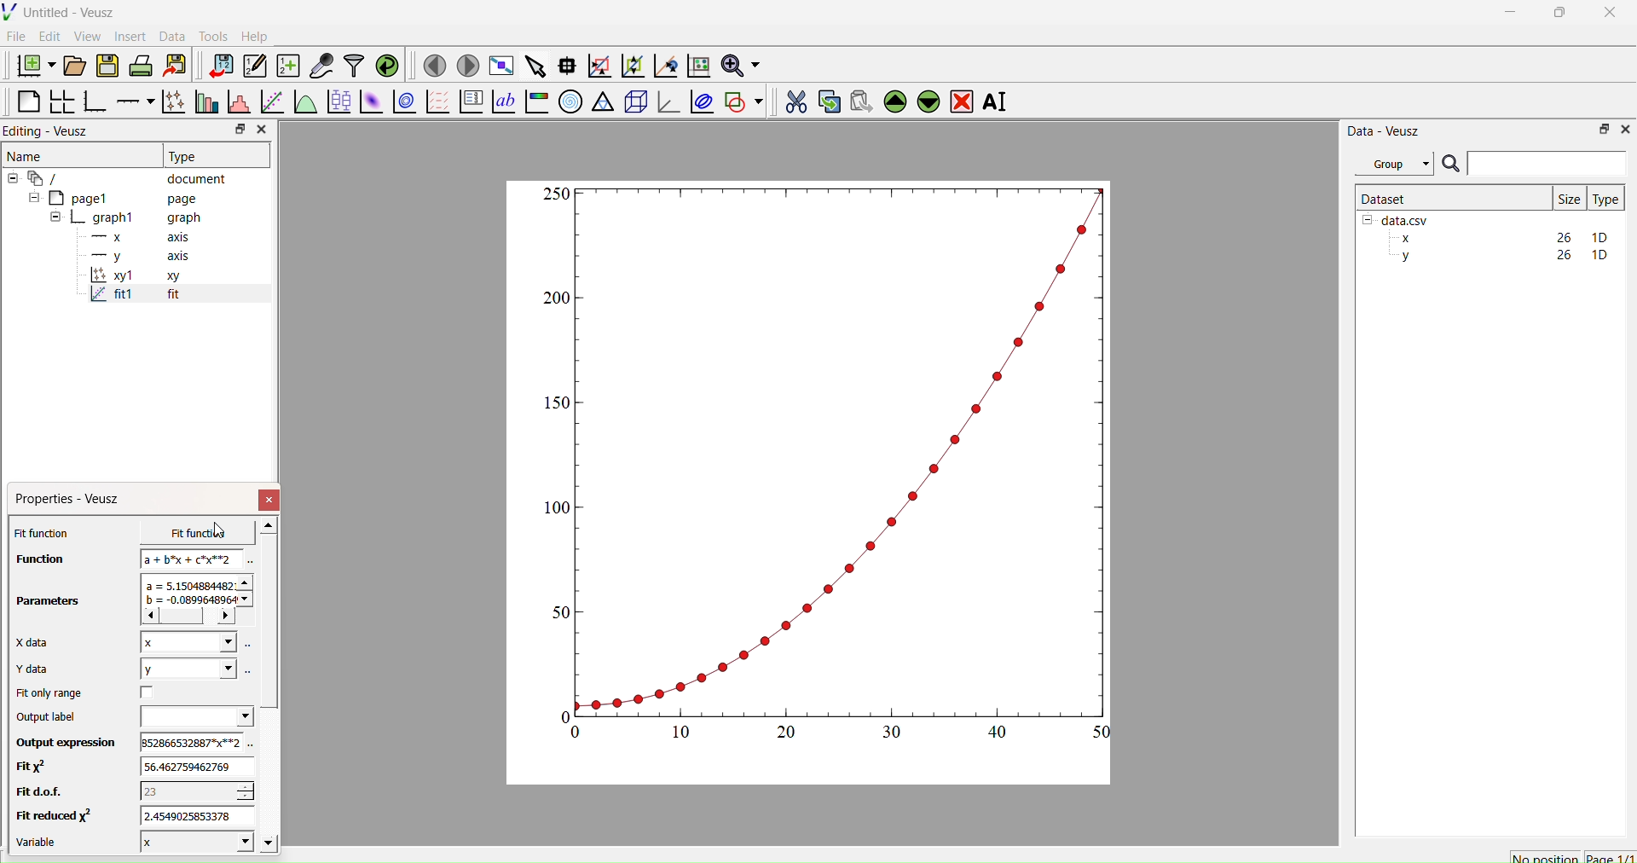  I want to click on Select using dataset browser, so click(248, 562).